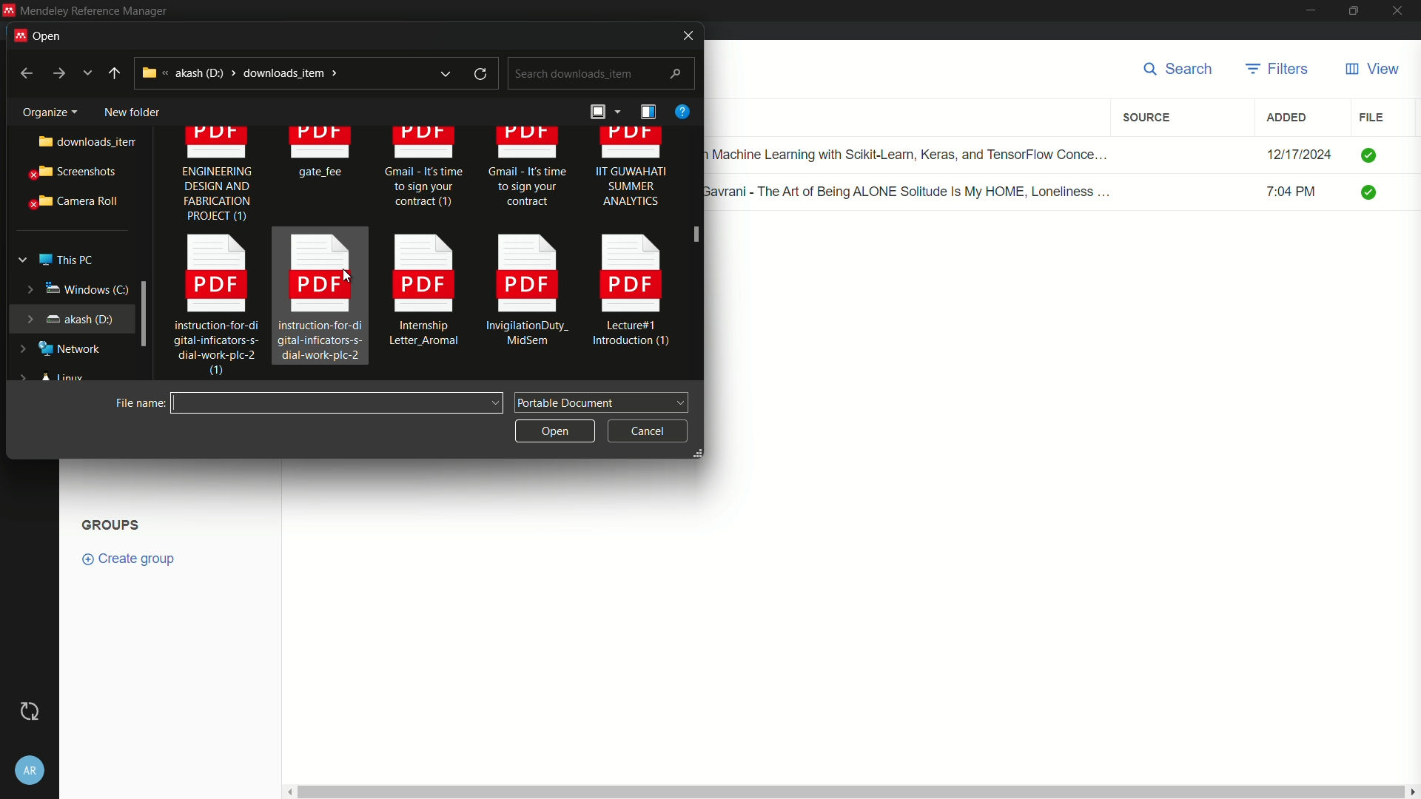  Describe the element at coordinates (1371, 117) in the screenshot. I see `file` at that location.